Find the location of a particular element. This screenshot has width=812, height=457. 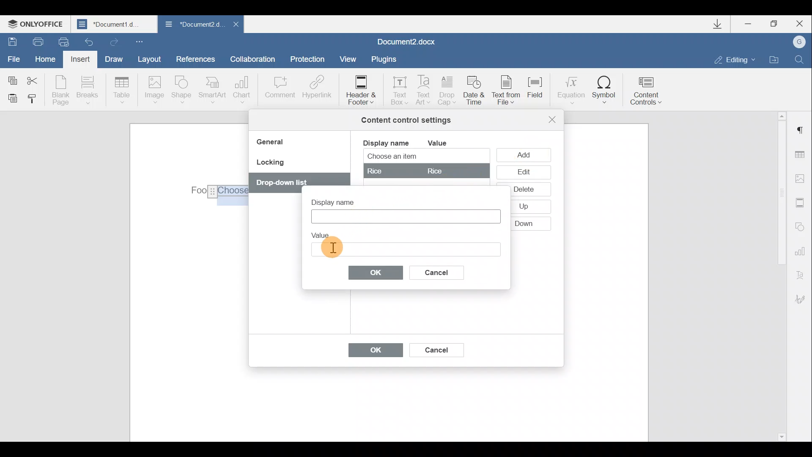

Copy style is located at coordinates (33, 100).